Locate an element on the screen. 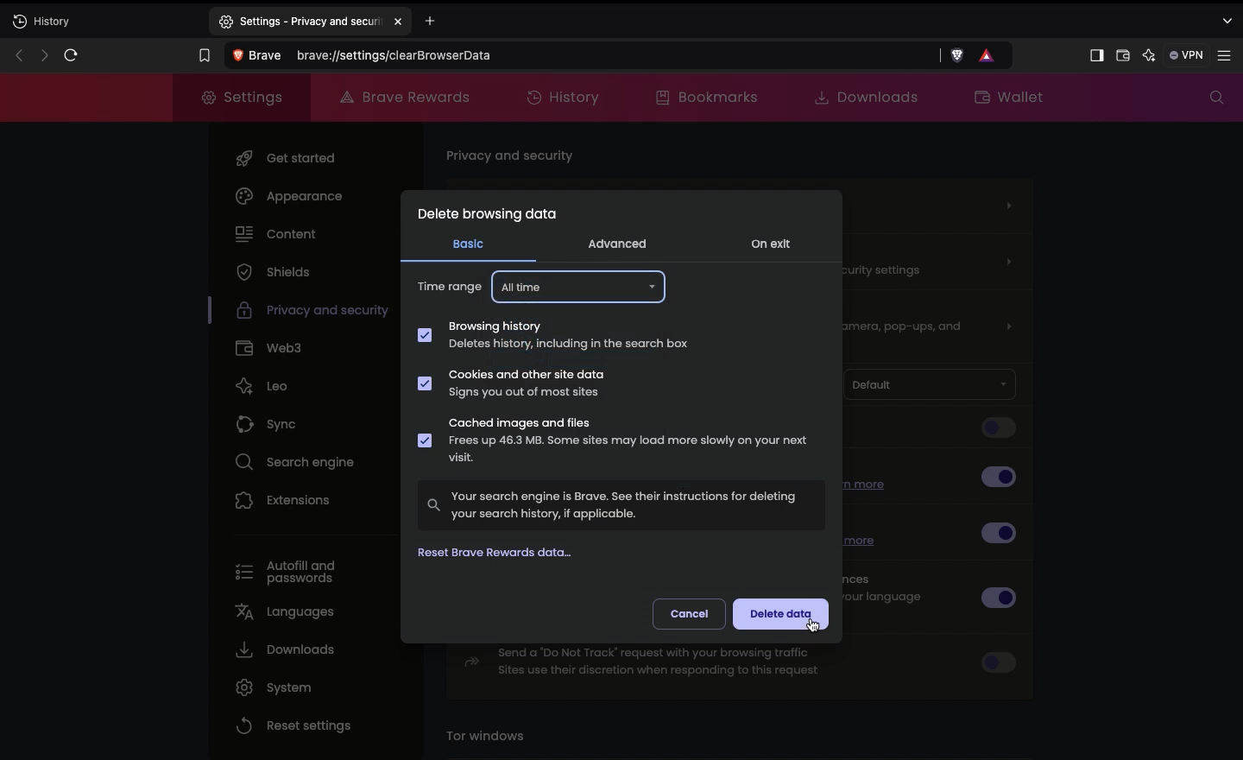 This screenshot has width=1243, height=760. rewards is located at coordinates (988, 54).